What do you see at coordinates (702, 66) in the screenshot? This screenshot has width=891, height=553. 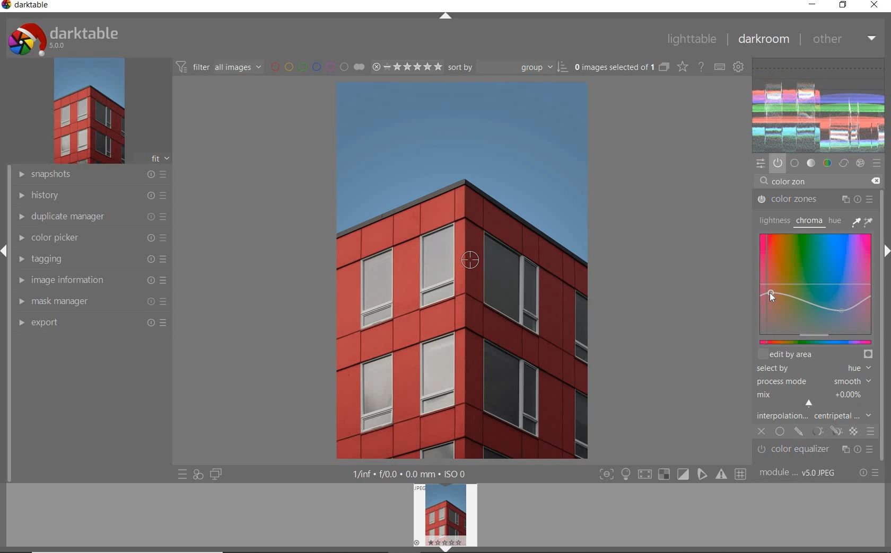 I see `enable for online help` at bounding box center [702, 66].